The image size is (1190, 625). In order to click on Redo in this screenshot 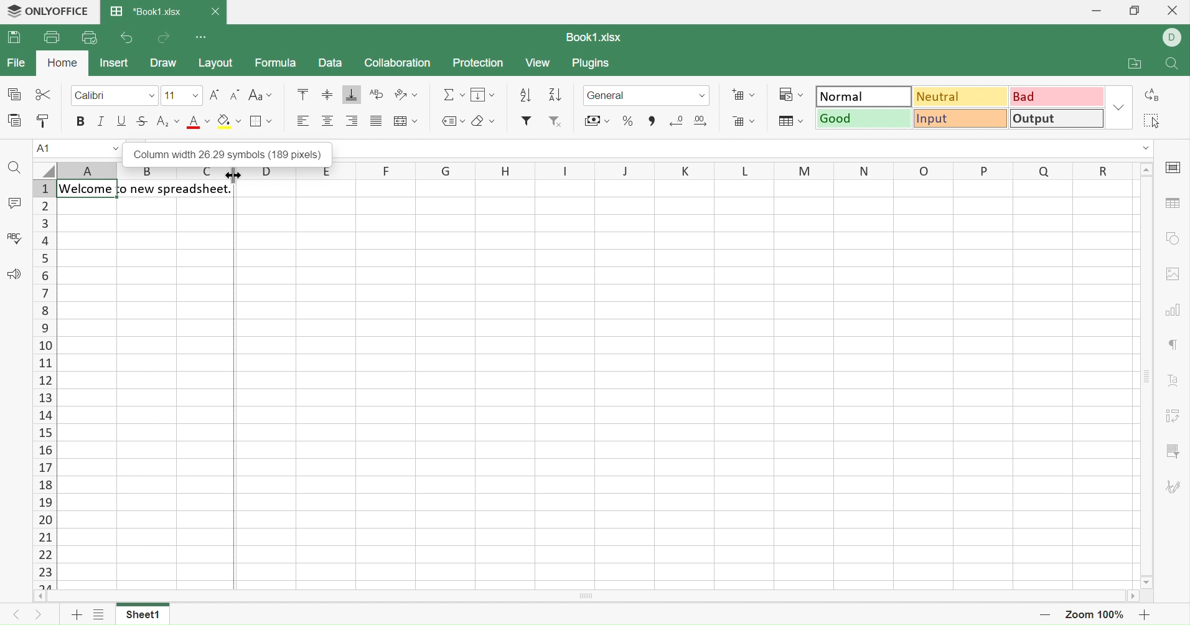, I will do `click(166, 39)`.